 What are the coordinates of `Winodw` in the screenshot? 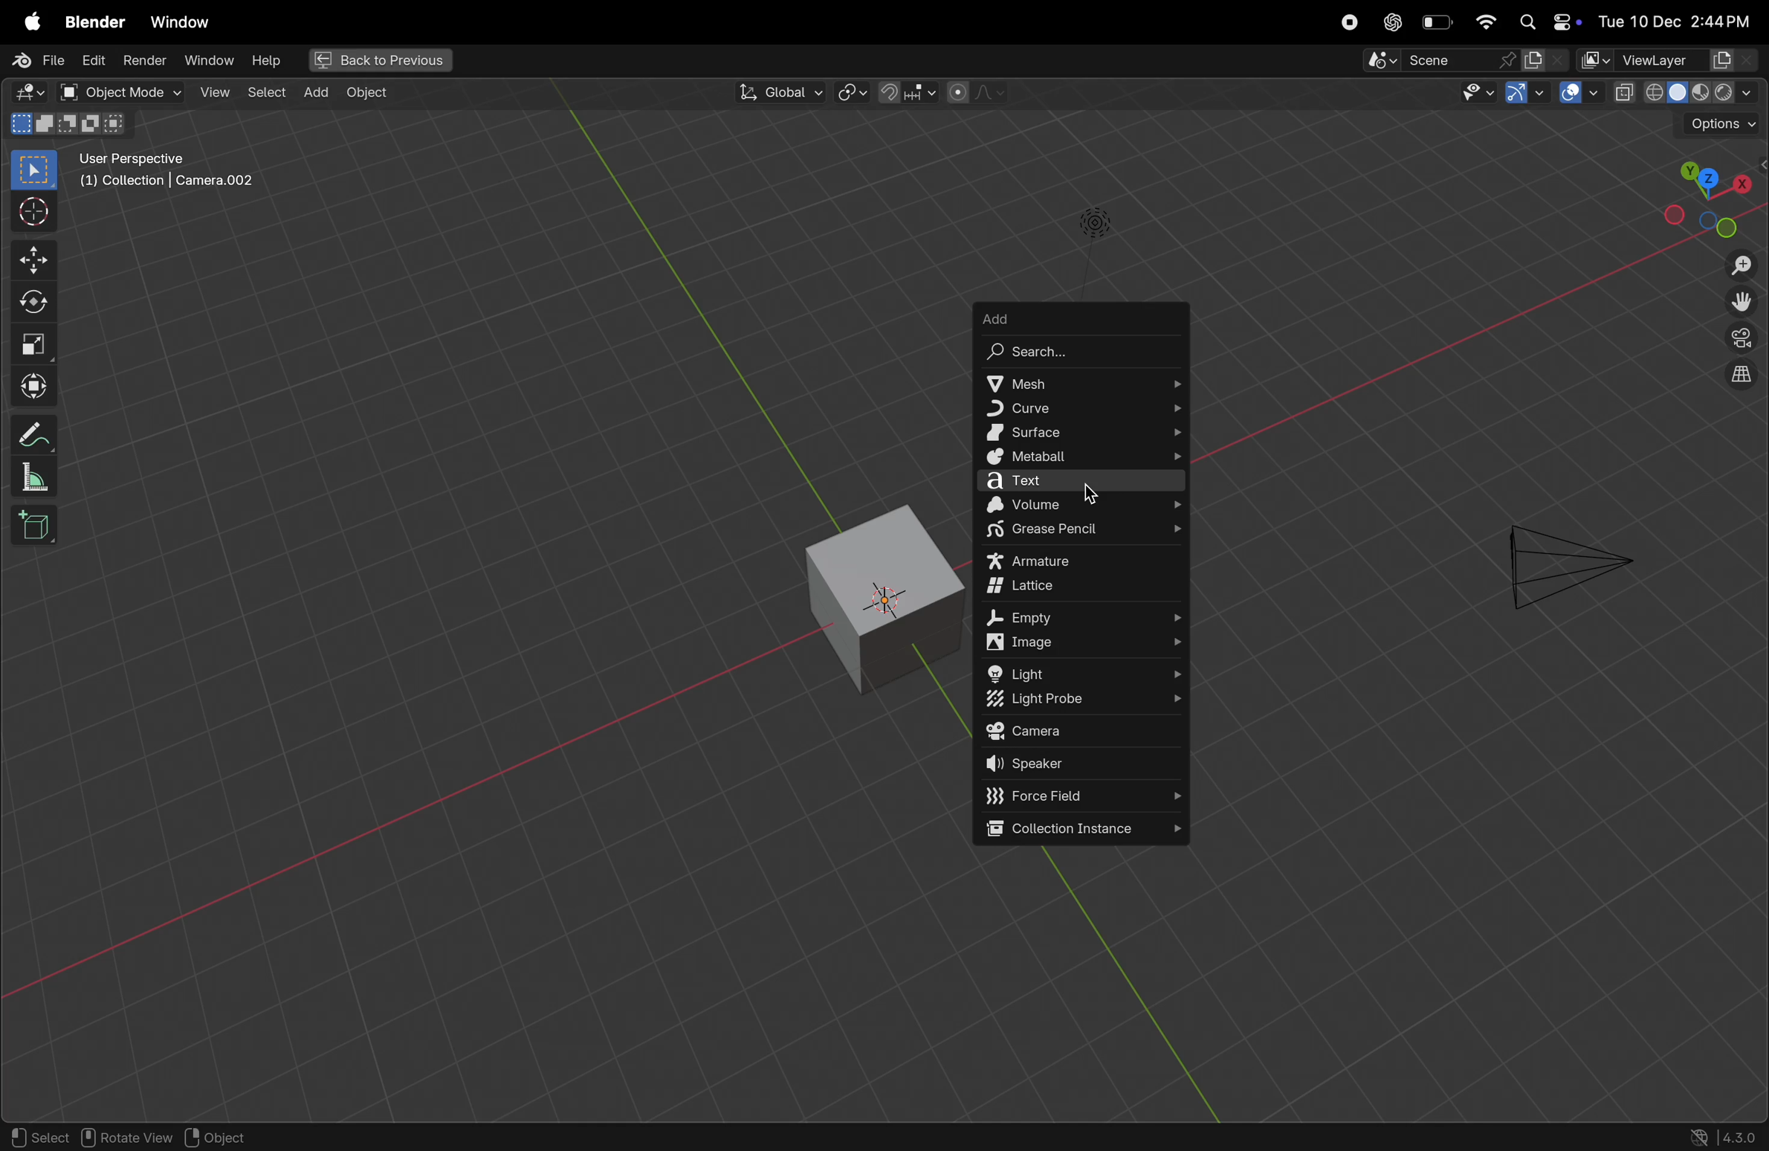 It's located at (213, 62).